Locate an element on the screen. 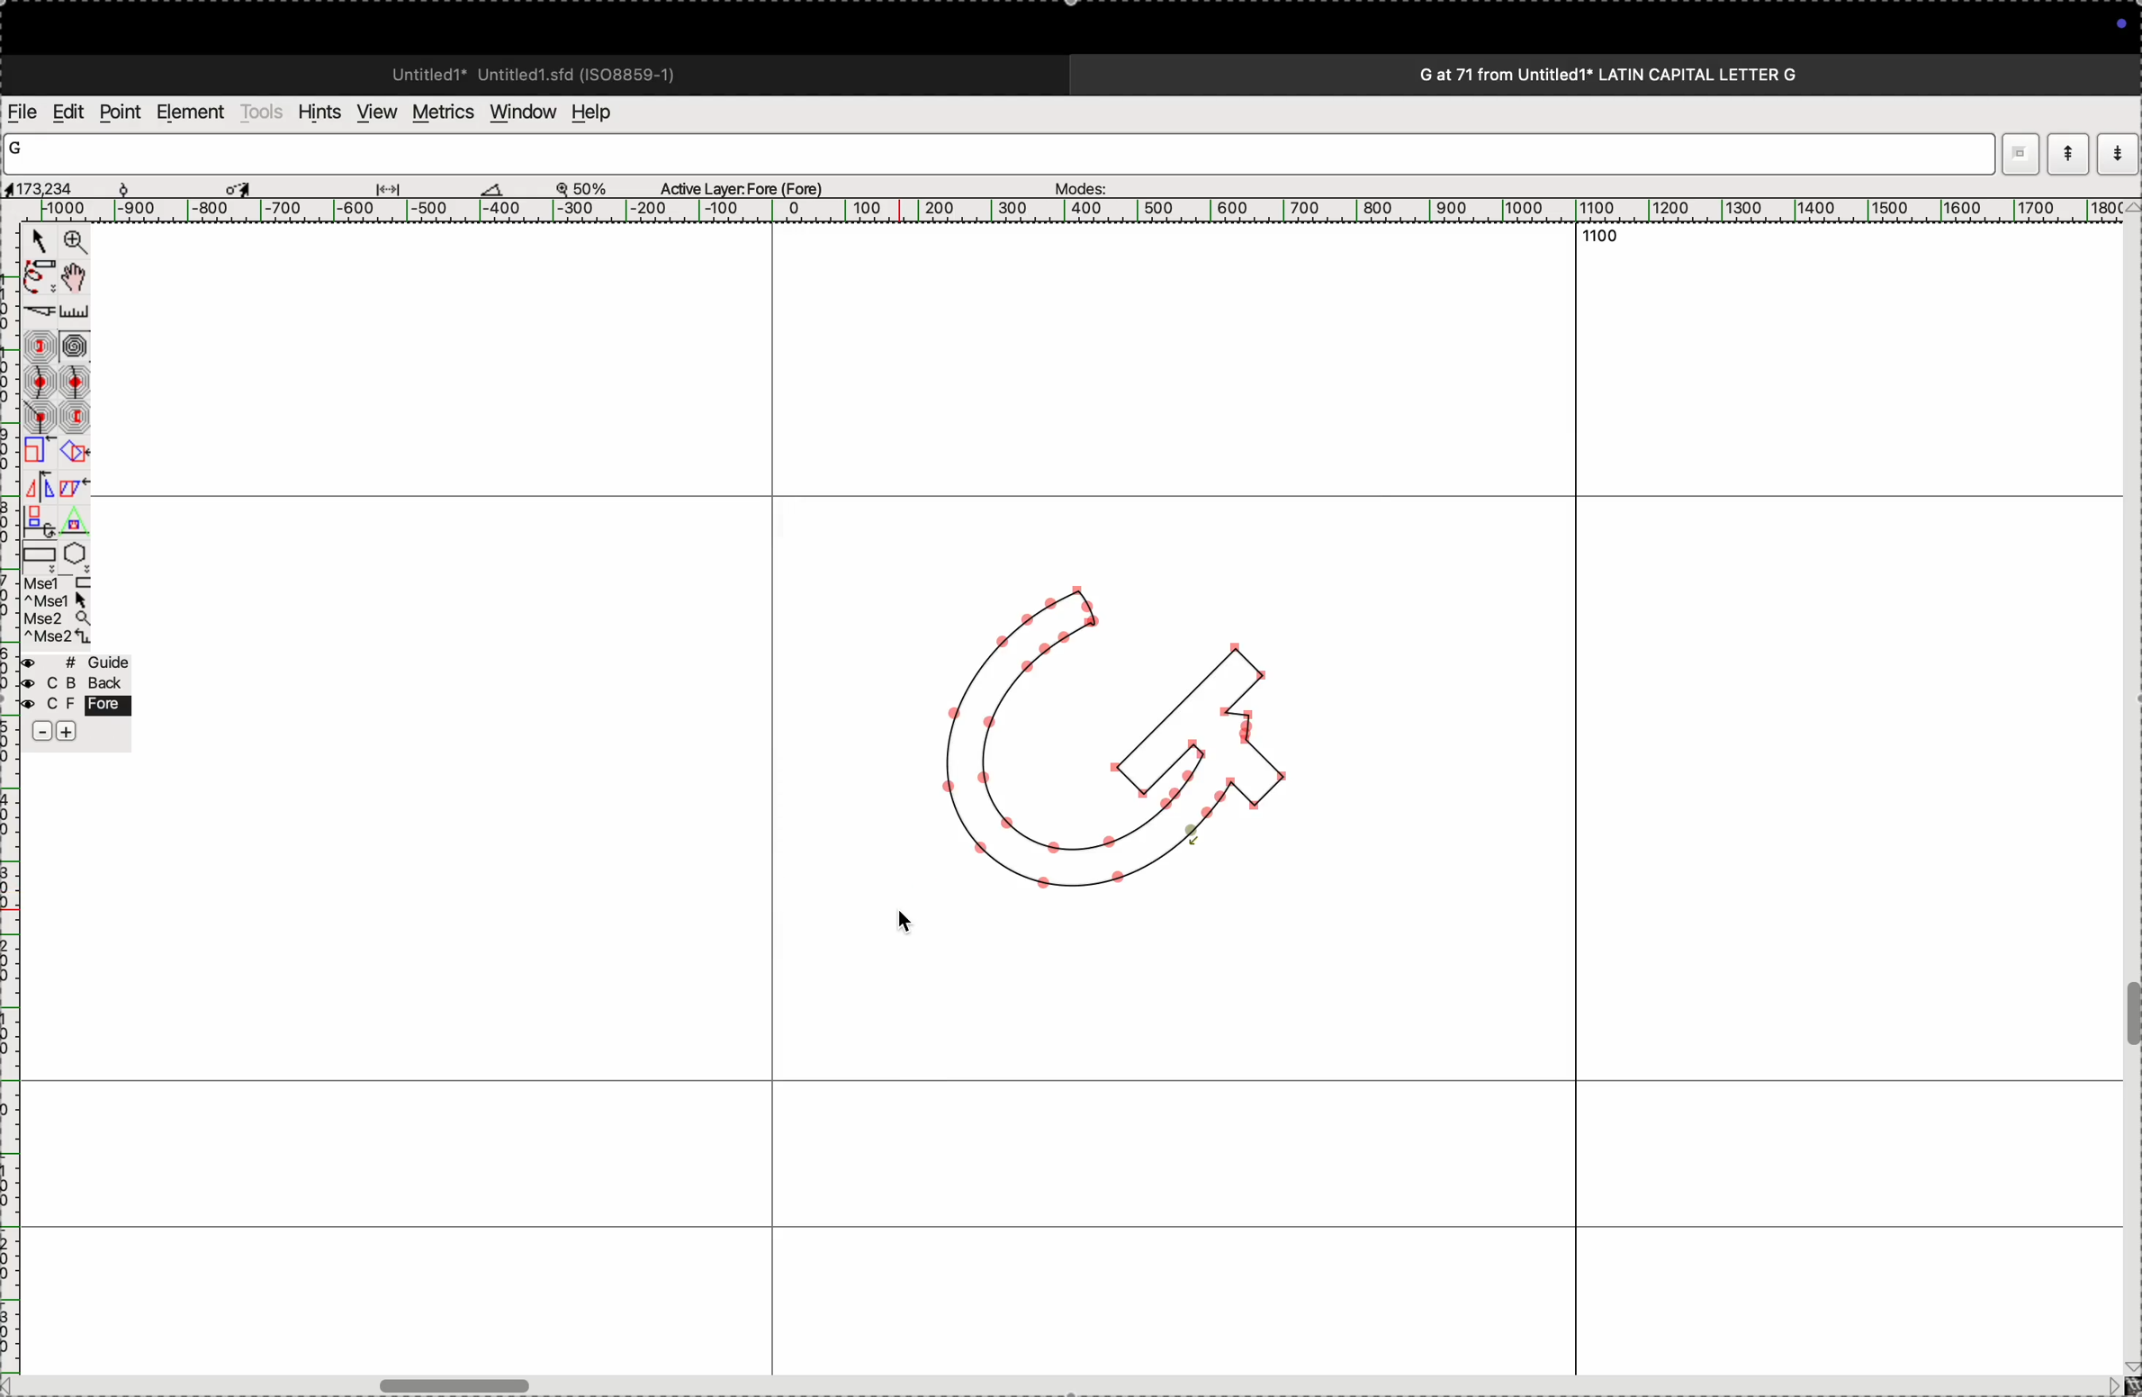 The width and height of the screenshot is (2142, 1397). knife is located at coordinates (38, 313).